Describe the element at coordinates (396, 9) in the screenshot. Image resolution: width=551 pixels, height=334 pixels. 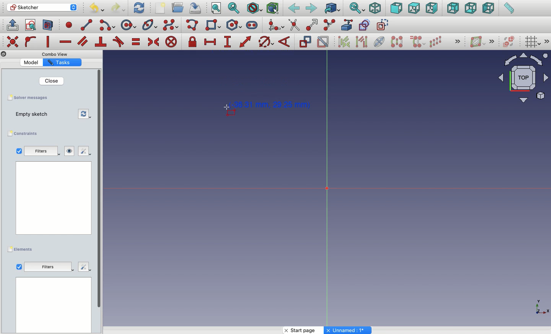
I see `Front` at that location.